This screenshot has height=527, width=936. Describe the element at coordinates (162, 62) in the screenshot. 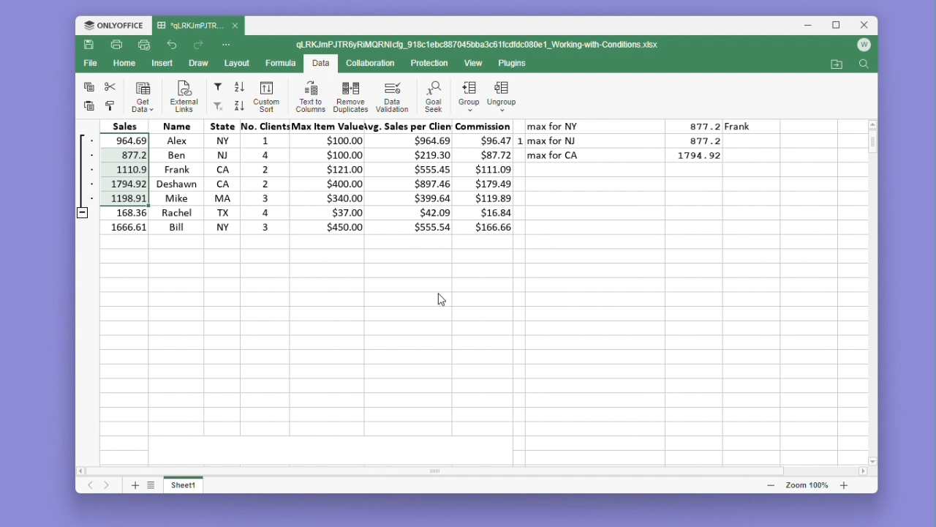

I see `Insert` at that location.